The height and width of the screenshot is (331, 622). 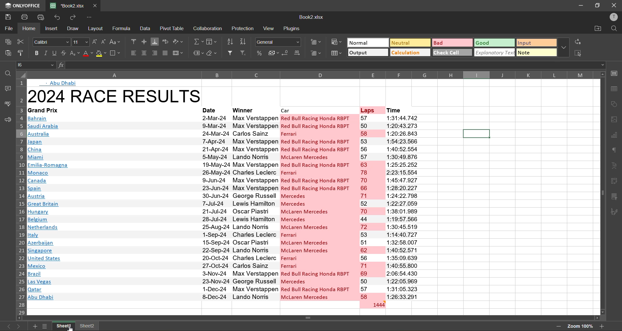 What do you see at coordinates (212, 54) in the screenshot?
I see `clear` at bounding box center [212, 54].